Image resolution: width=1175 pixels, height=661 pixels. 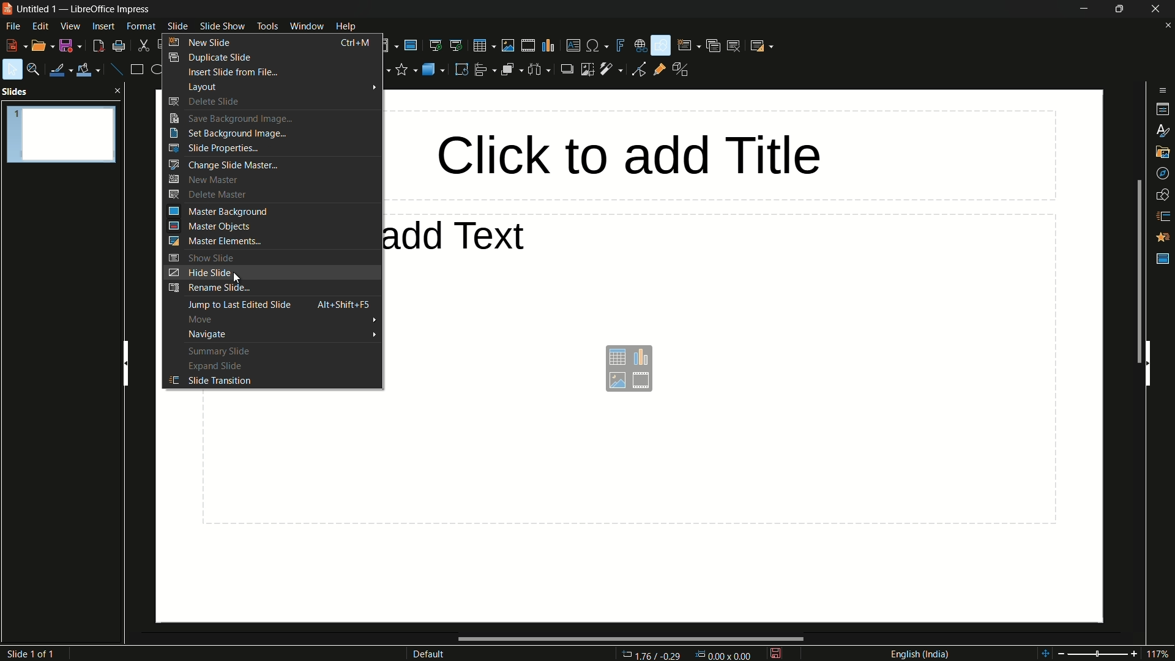 What do you see at coordinates (1045, 654) in the screenshot?
I see `shift` at bounding box center [1045, 654].